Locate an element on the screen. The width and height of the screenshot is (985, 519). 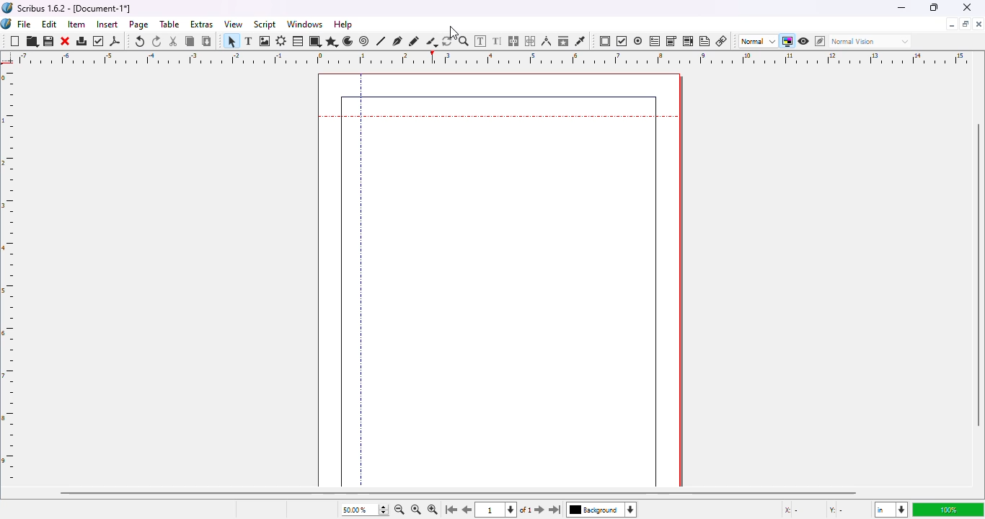
zoom in by the stepping value in tools preferences is located at coordinates (432, 510).